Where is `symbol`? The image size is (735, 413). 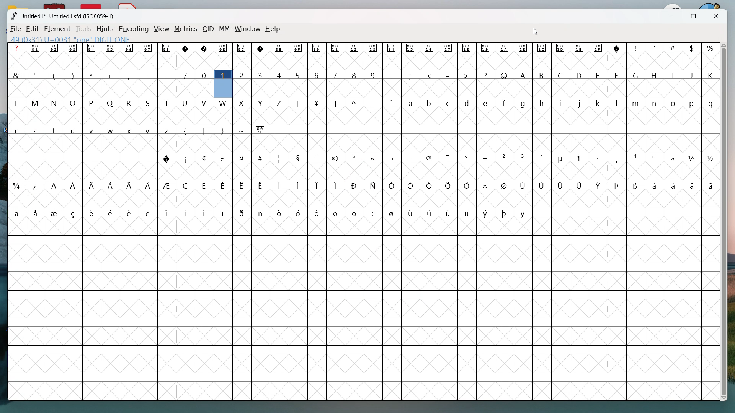 symbol is located at coordinates (206, 185).